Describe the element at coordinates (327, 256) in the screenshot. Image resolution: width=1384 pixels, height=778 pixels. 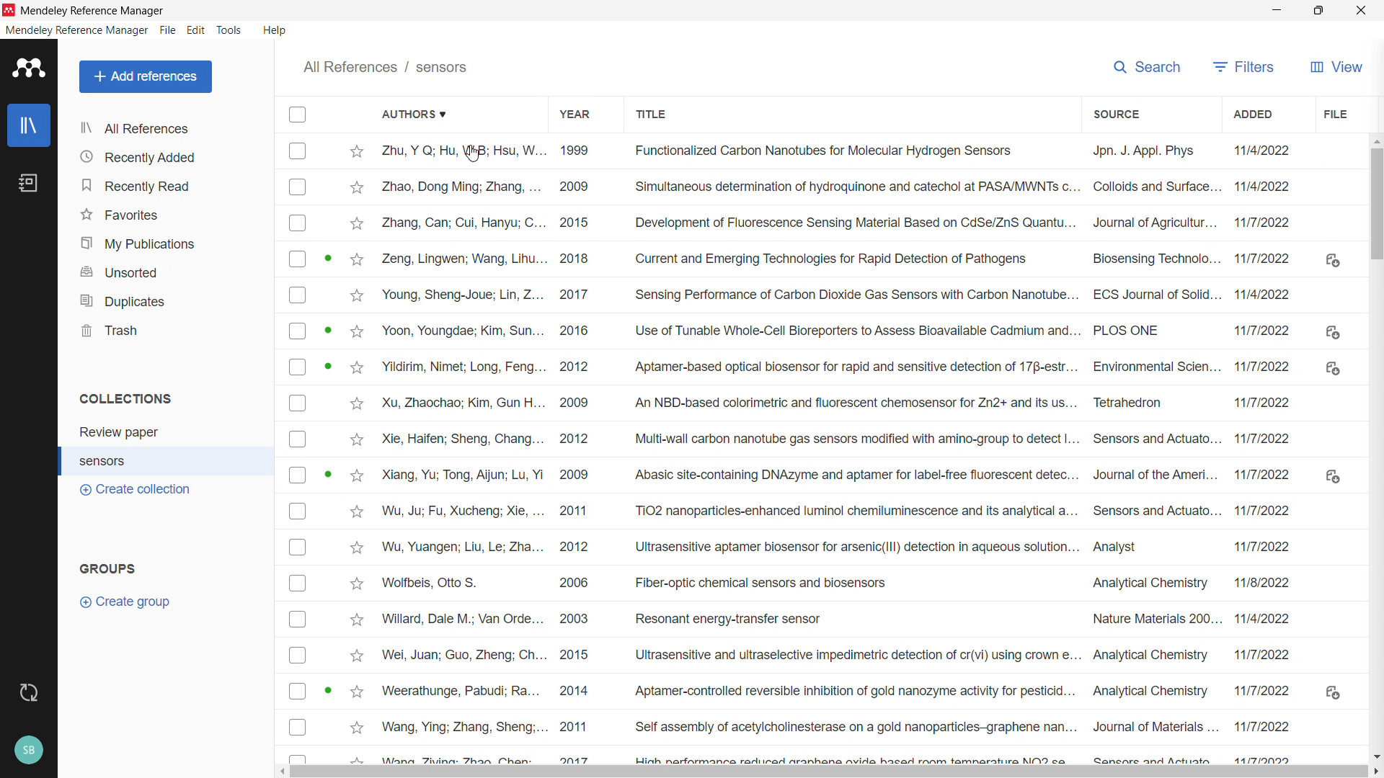
I see `PDF available` at that location.